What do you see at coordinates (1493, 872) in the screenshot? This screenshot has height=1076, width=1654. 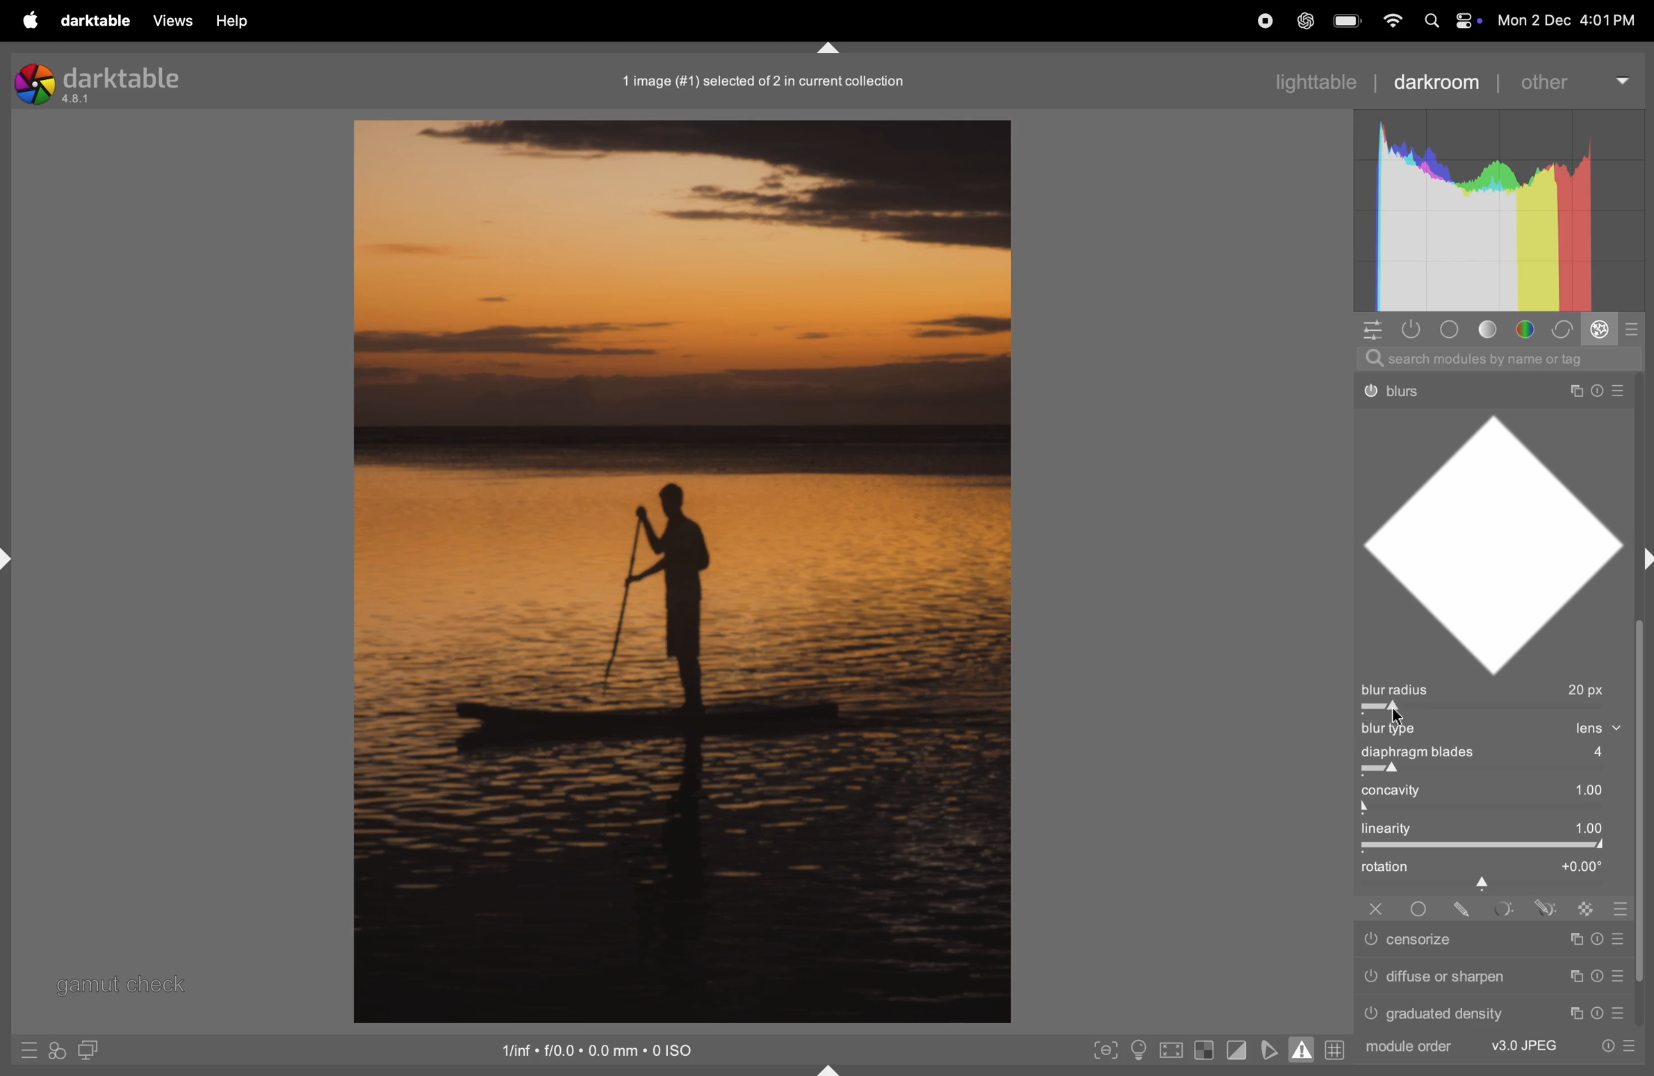 I see `rotation` at bounding box center [1493, 872].